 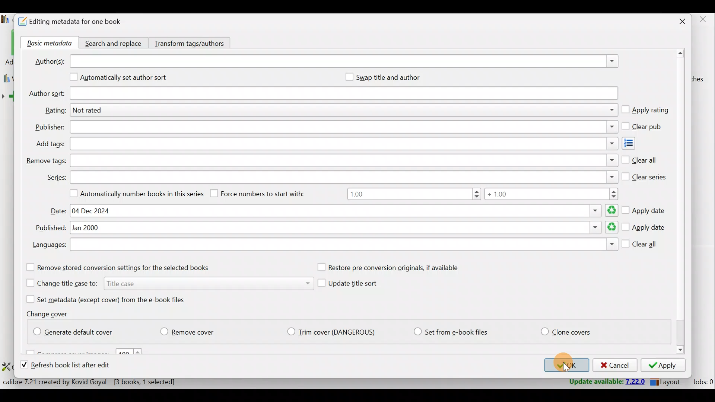 I want to click on Statistics, so click(x=103, y=382).